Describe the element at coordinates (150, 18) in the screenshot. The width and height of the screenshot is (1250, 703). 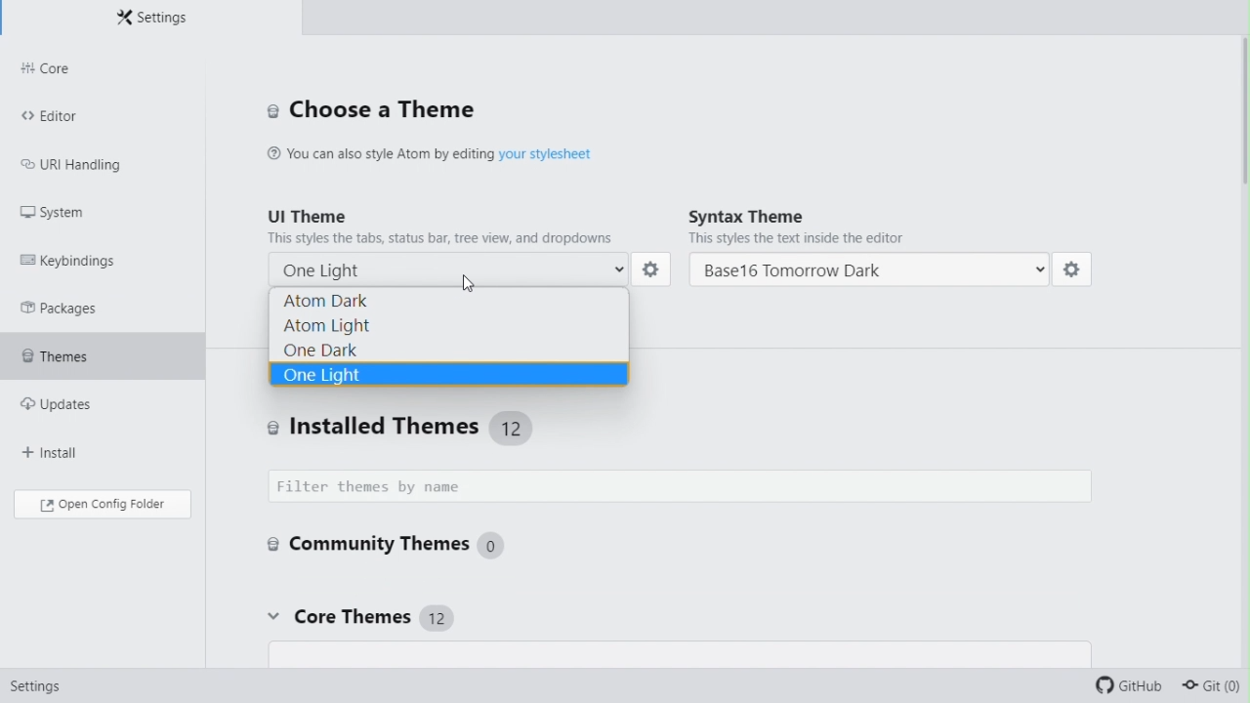
I see `Settings` at that location.